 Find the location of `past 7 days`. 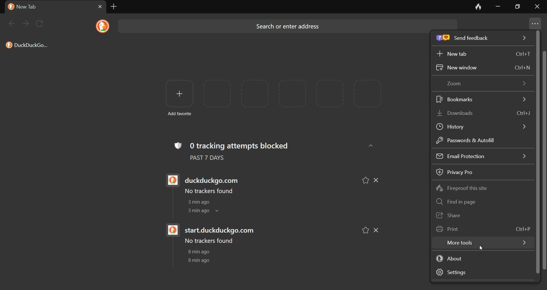

past 7 days is located at coordinates (214, 159).